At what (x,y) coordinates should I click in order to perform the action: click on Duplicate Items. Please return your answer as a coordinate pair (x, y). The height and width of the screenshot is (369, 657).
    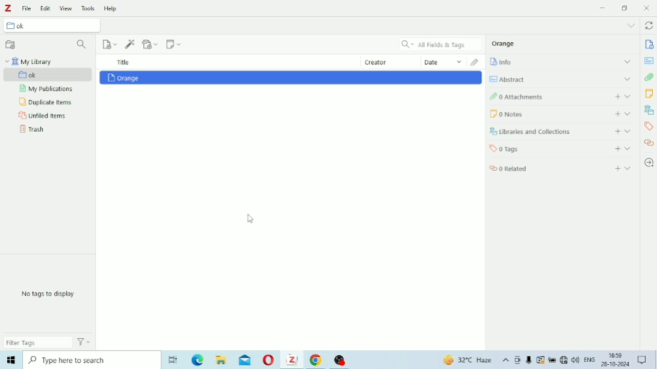
    Looking at the image, I should click on (47, 102).